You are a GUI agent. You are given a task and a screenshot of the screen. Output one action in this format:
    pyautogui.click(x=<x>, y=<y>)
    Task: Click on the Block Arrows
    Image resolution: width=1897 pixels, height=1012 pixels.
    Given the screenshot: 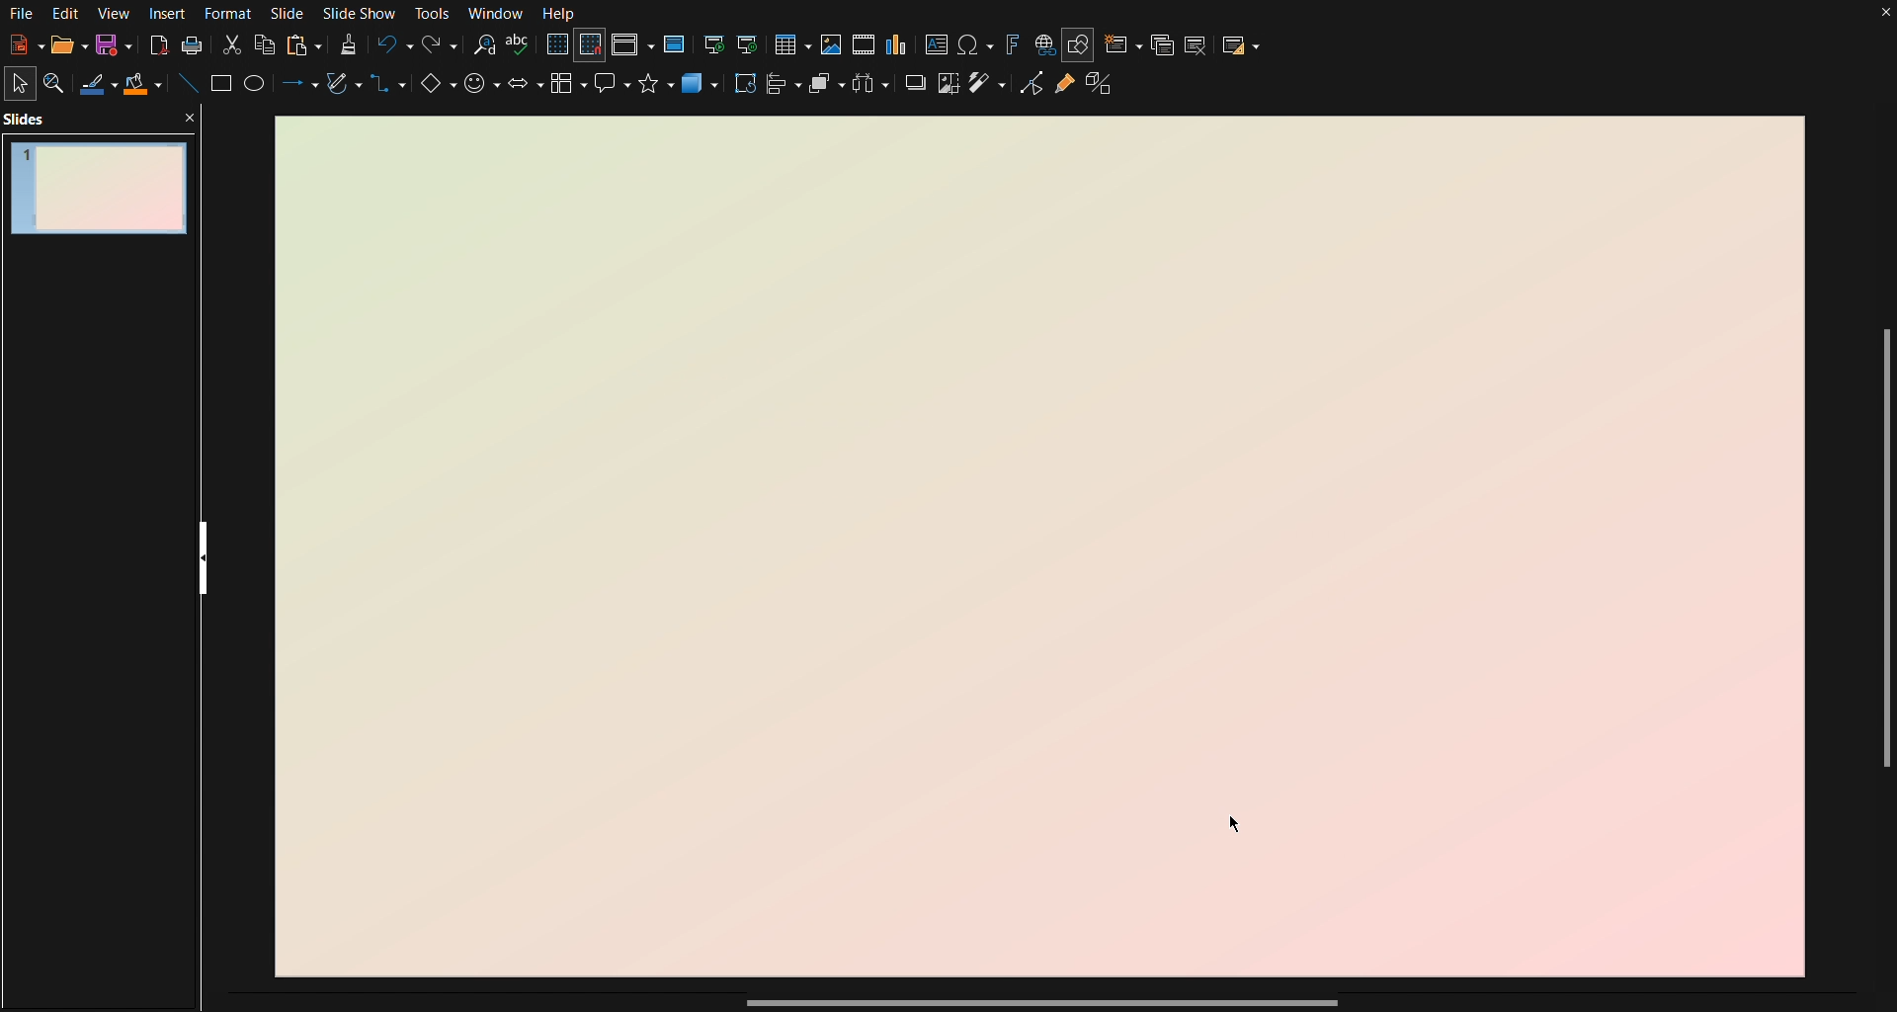 What is the action you would take?
    pyautogui.click(x=524, y=90)
    